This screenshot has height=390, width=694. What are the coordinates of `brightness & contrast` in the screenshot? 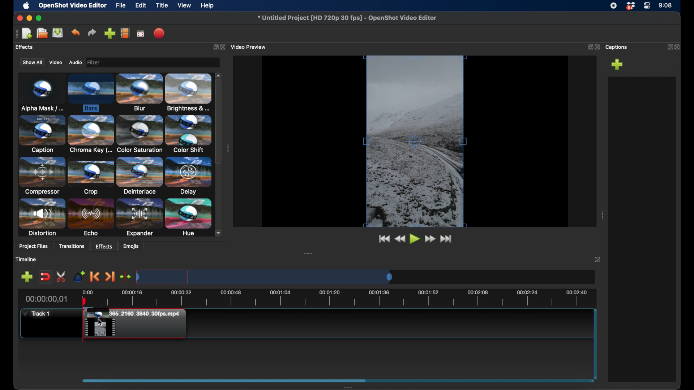 It's located at (189, 92).